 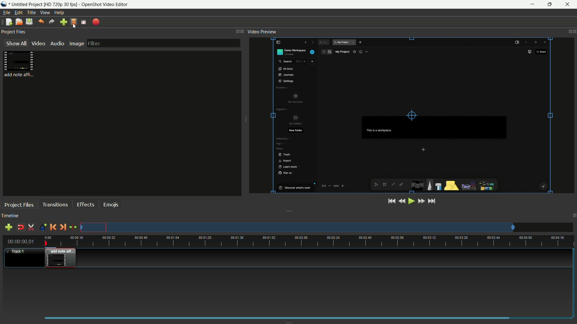 What do you see at coordinates (4, 4) in the screenshot?
I see `app name` at bounding box center [4, 4].